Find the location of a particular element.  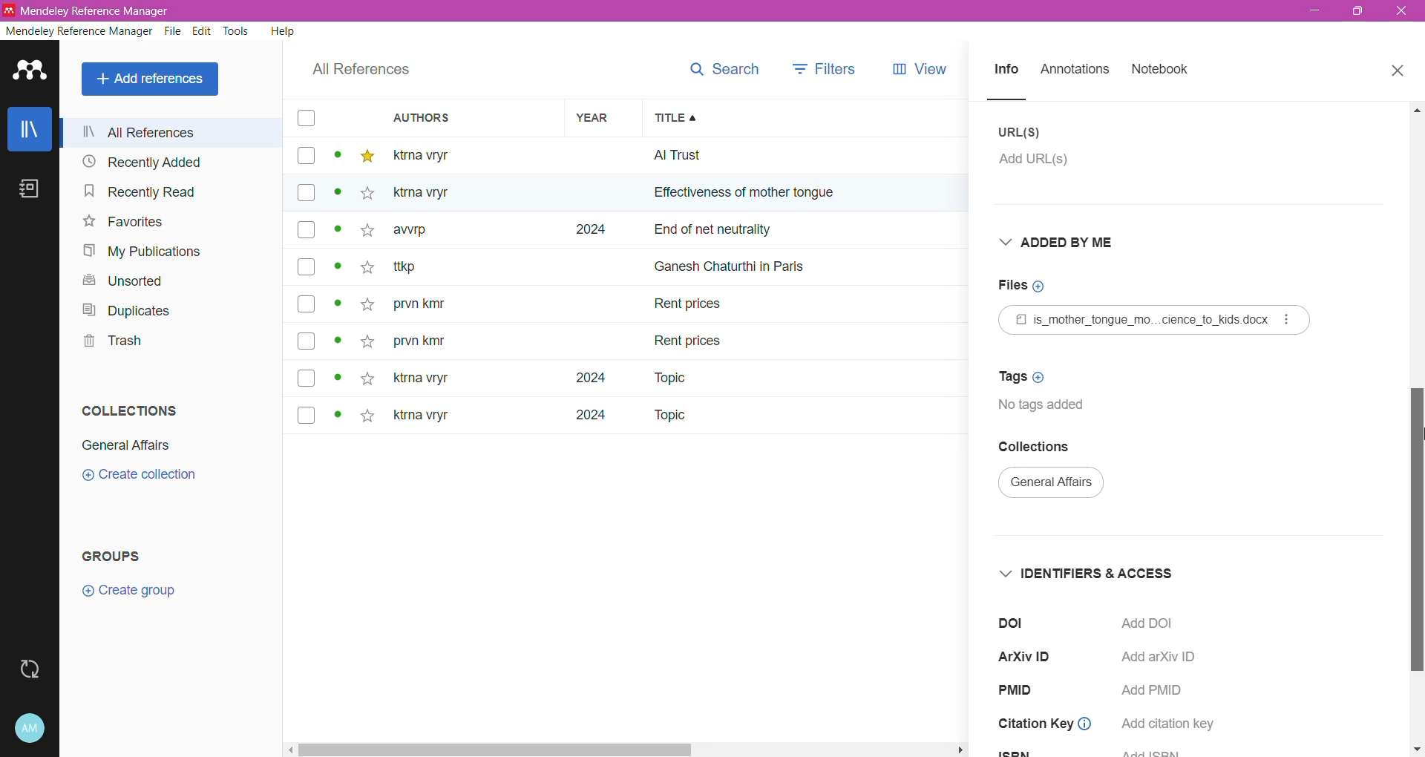

dot  is located at coordinates (339, 270).